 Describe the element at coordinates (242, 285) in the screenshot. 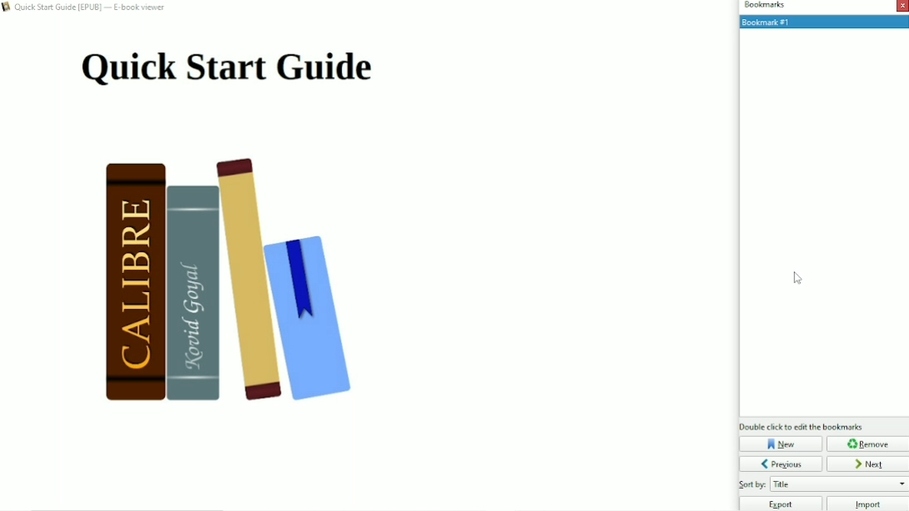

I see `Book` at that location.